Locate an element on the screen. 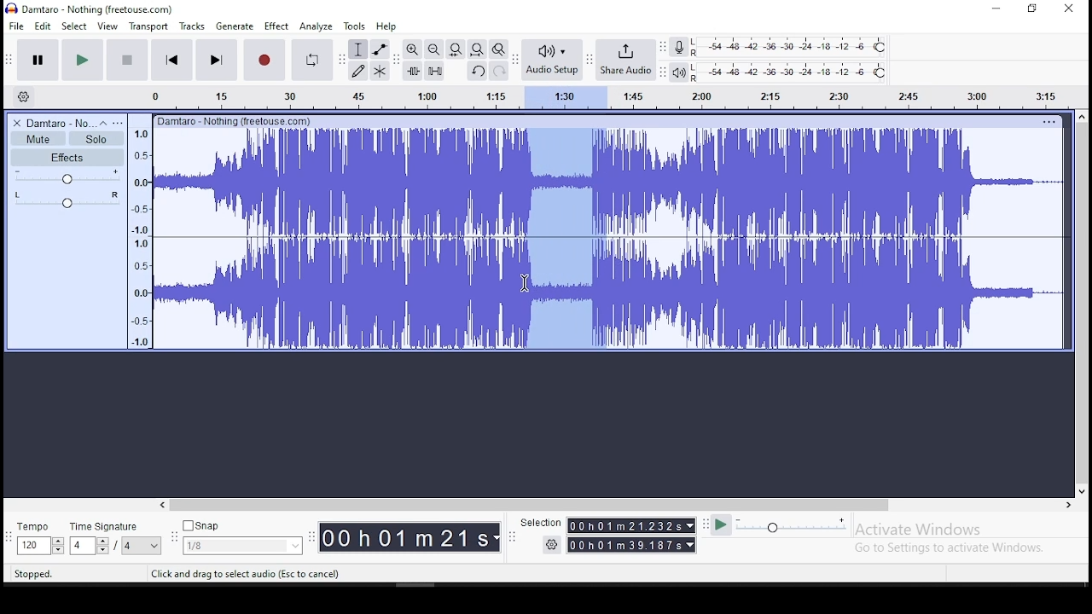  time signature is located at coordinates (115, 526).